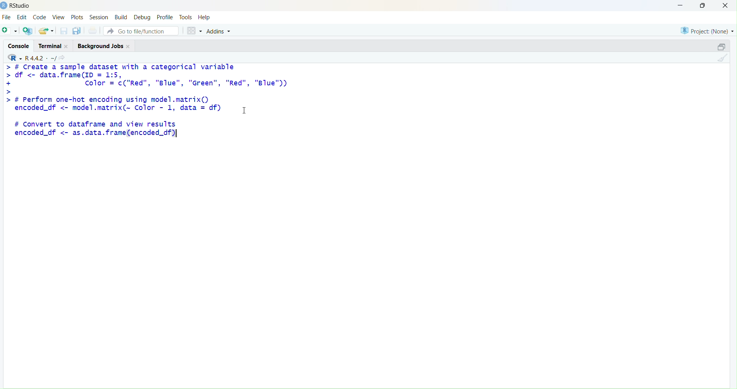 Image resolution: width=737 pixels, height=389 pixels. What do you see at coordinates (141, 31) in the screenshot?
I see `go to file/function` at bounding box center [141, 31].